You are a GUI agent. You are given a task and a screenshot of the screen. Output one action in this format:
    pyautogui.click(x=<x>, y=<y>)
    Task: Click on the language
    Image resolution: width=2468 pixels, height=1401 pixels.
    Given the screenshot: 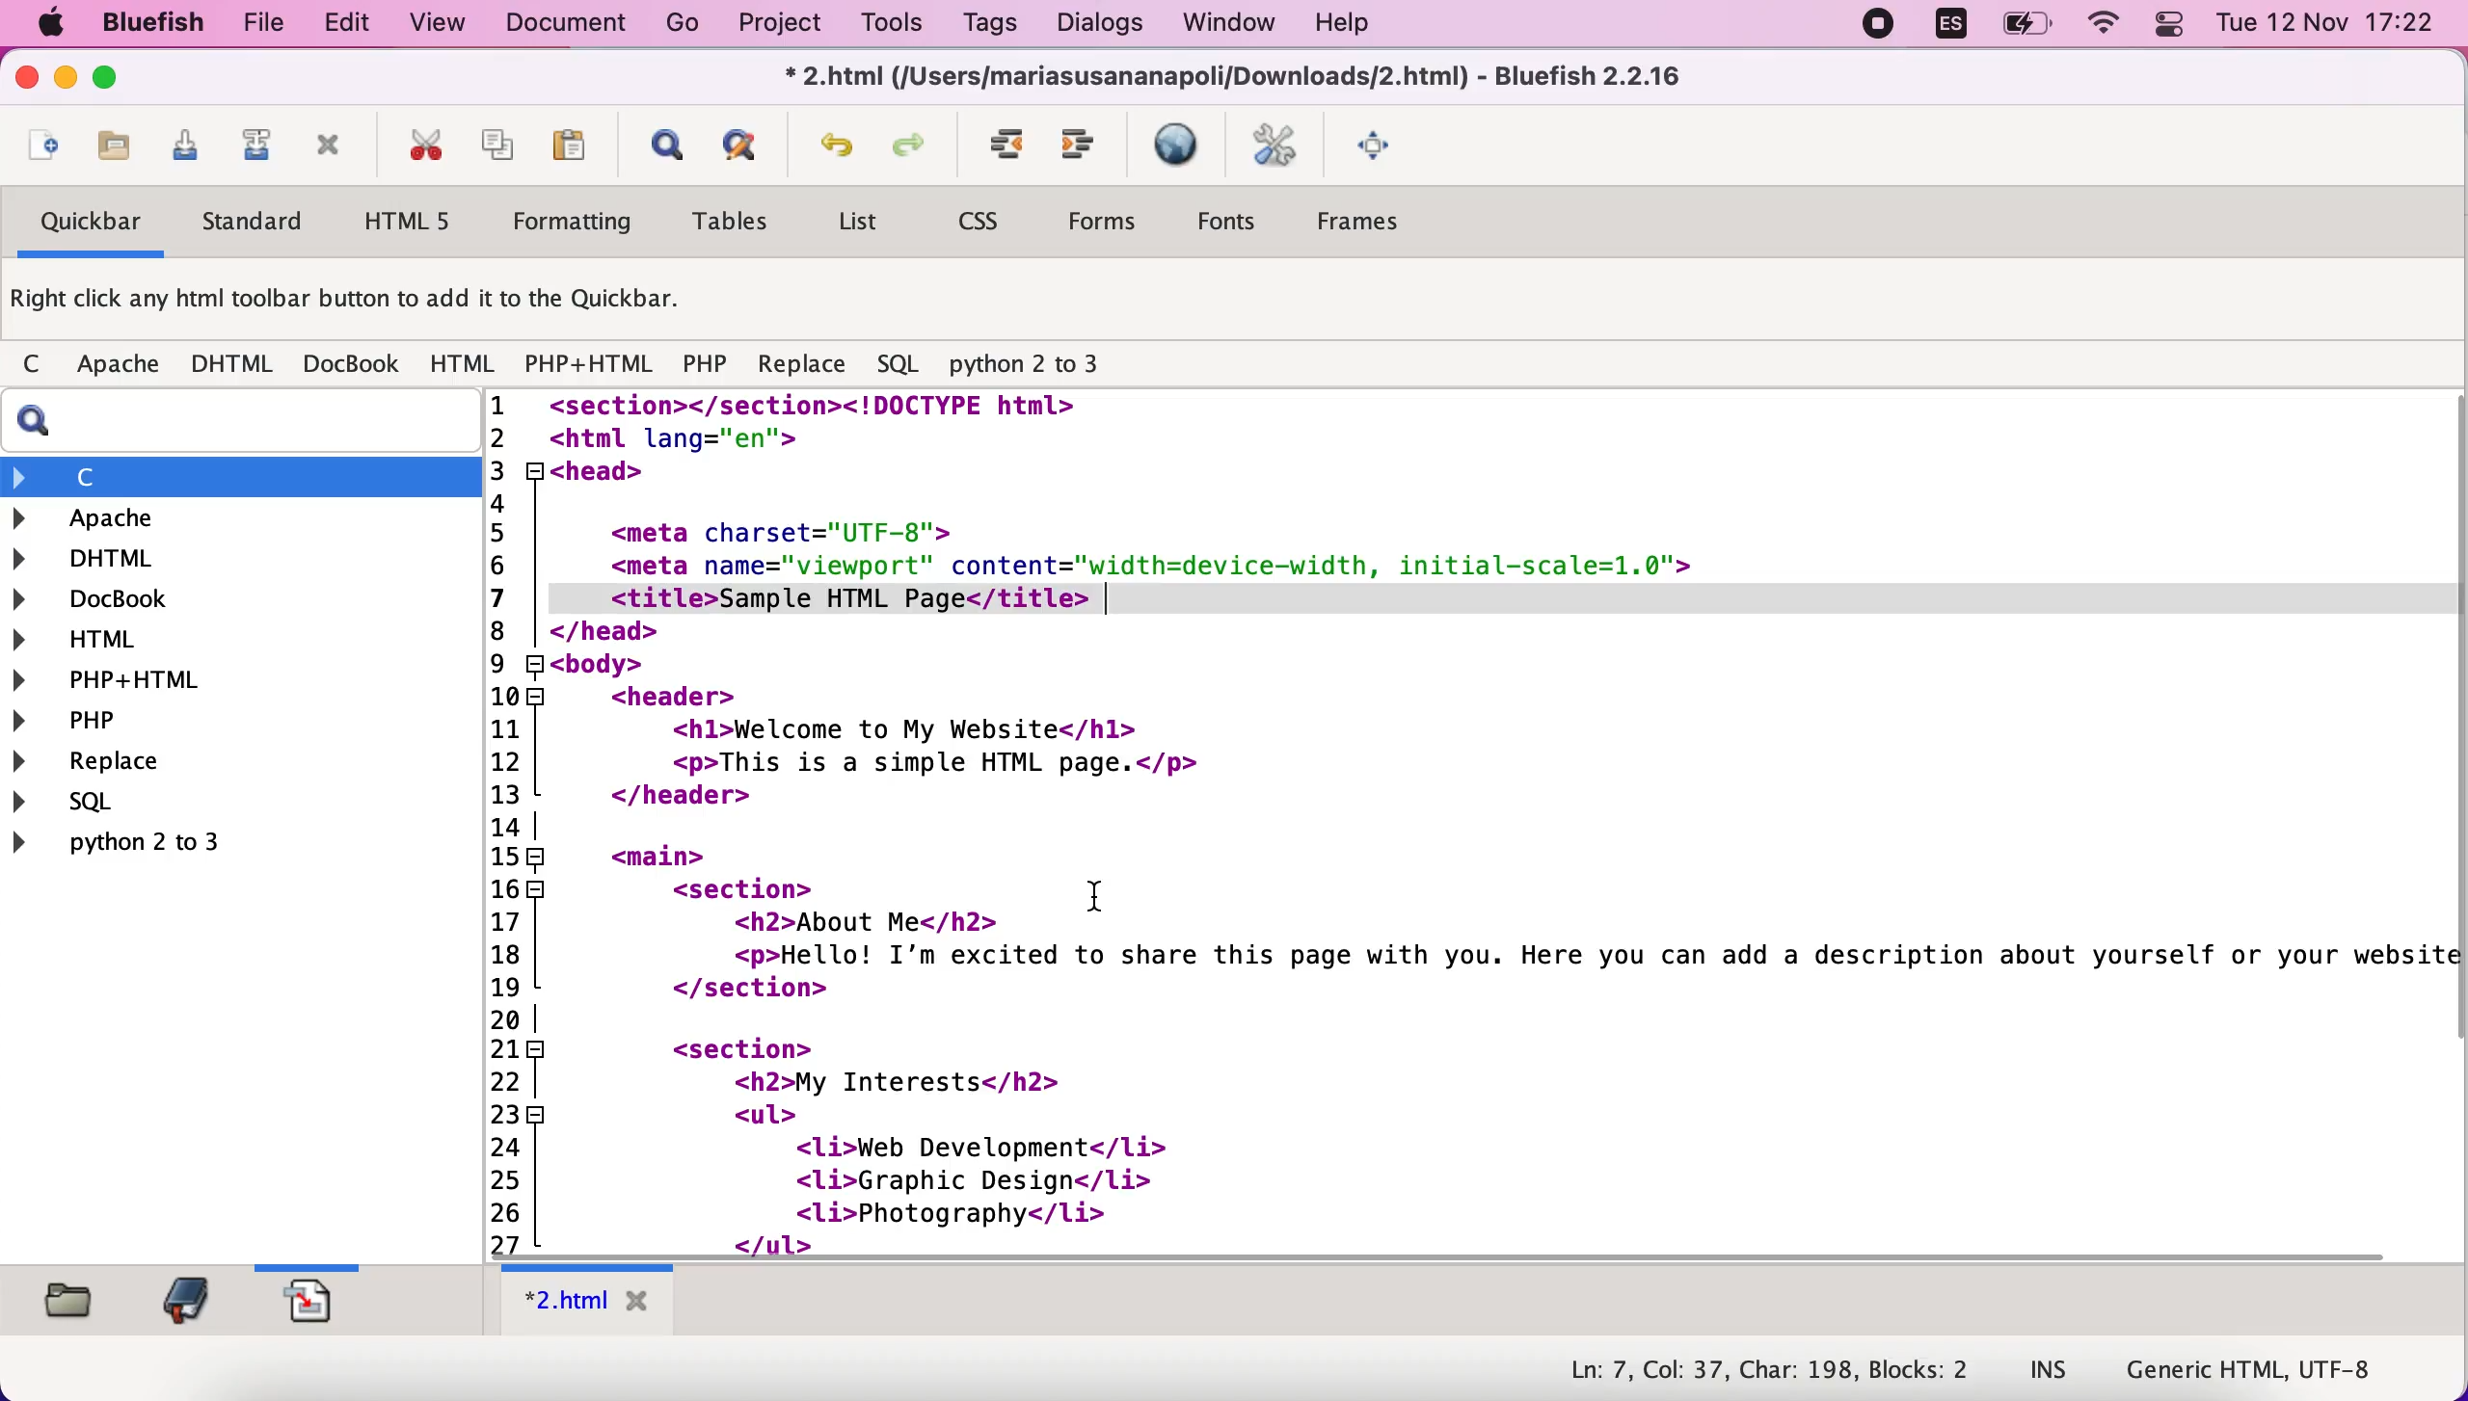 What is the action you would take?
    pyautogui.click(x=1951, y=29)
    